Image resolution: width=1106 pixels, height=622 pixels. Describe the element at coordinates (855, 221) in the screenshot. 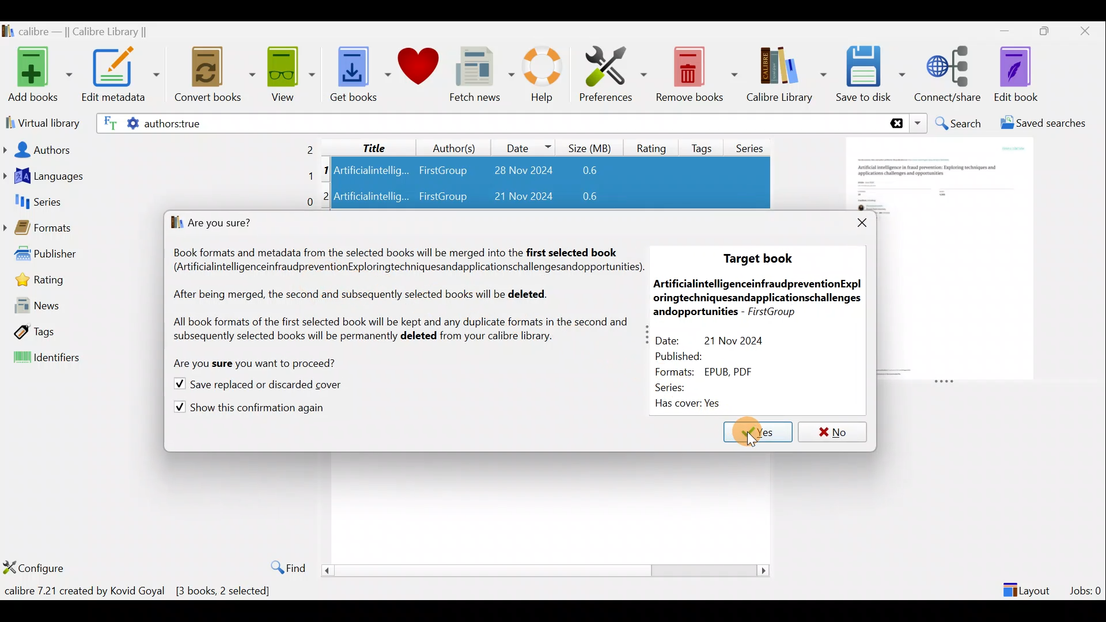

I see `Close` at that location.